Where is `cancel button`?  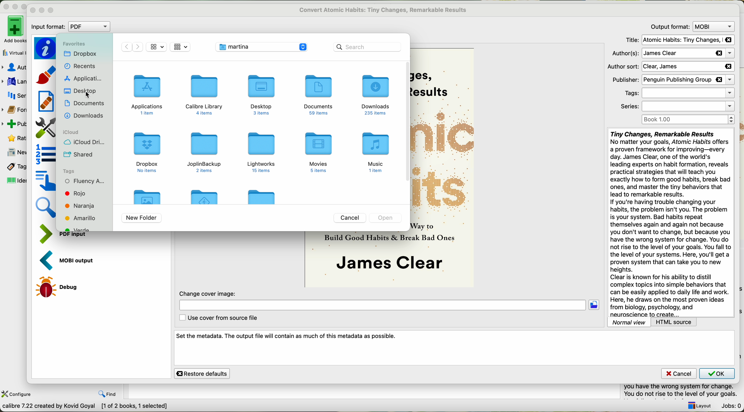 cancel button is located at coordinates (678, 374).